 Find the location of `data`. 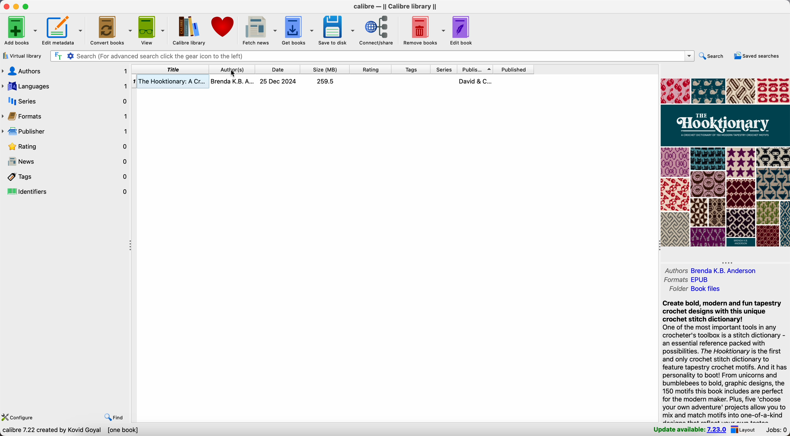

data is located at coordinates (71, 430).